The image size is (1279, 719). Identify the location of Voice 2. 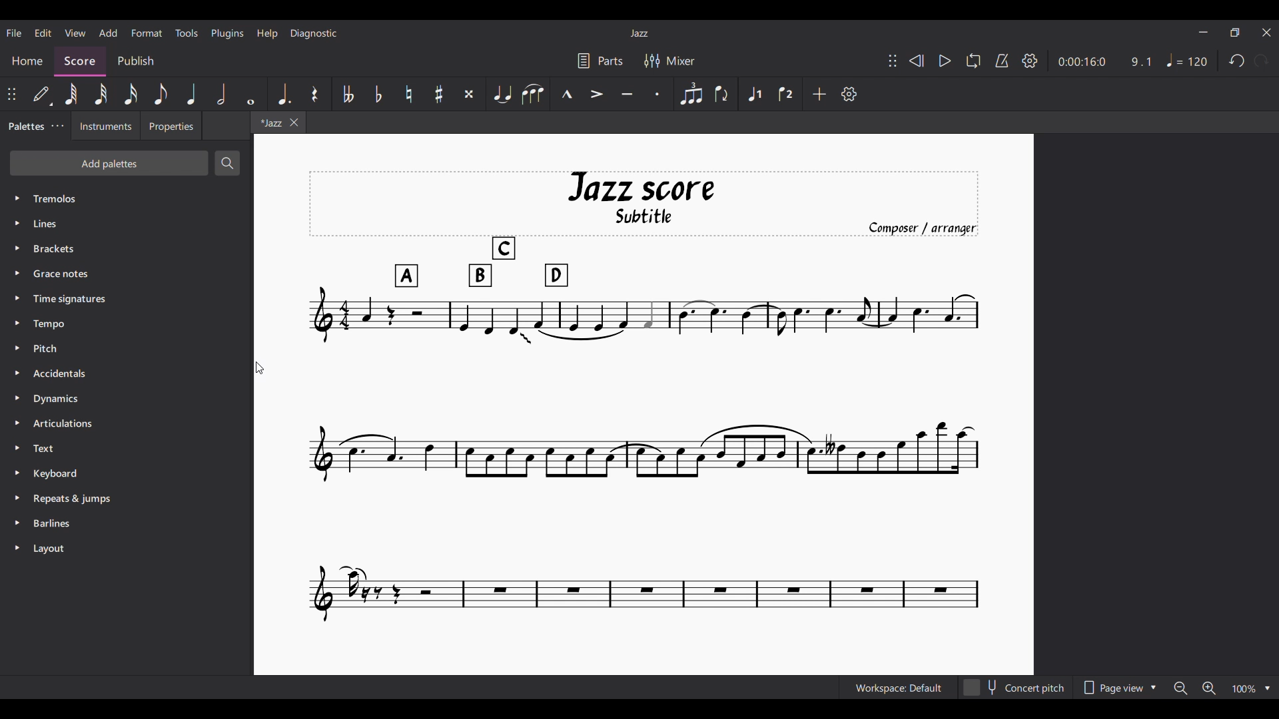
(786, 93).